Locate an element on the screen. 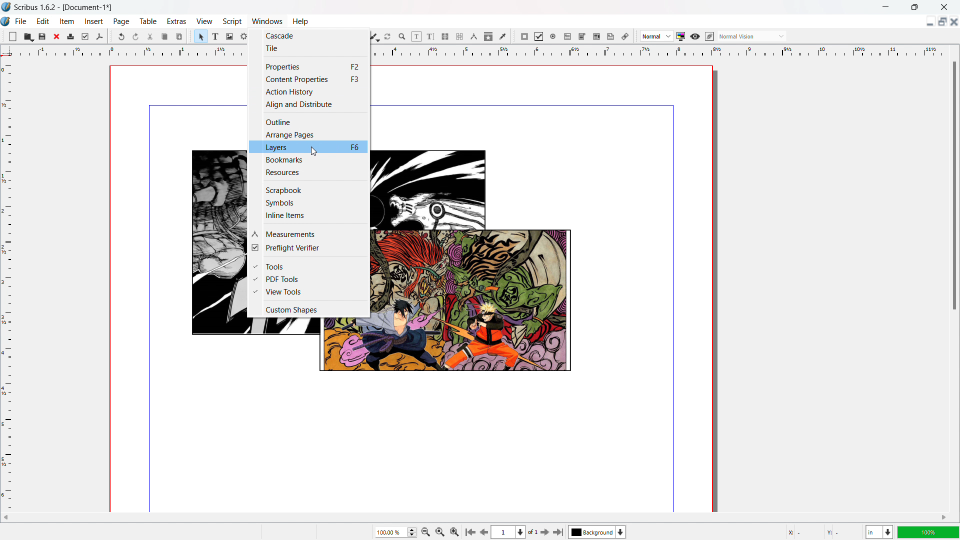 The width and height of the screenshot is (960, 540). current proprties is located at coordinates (308, 79).